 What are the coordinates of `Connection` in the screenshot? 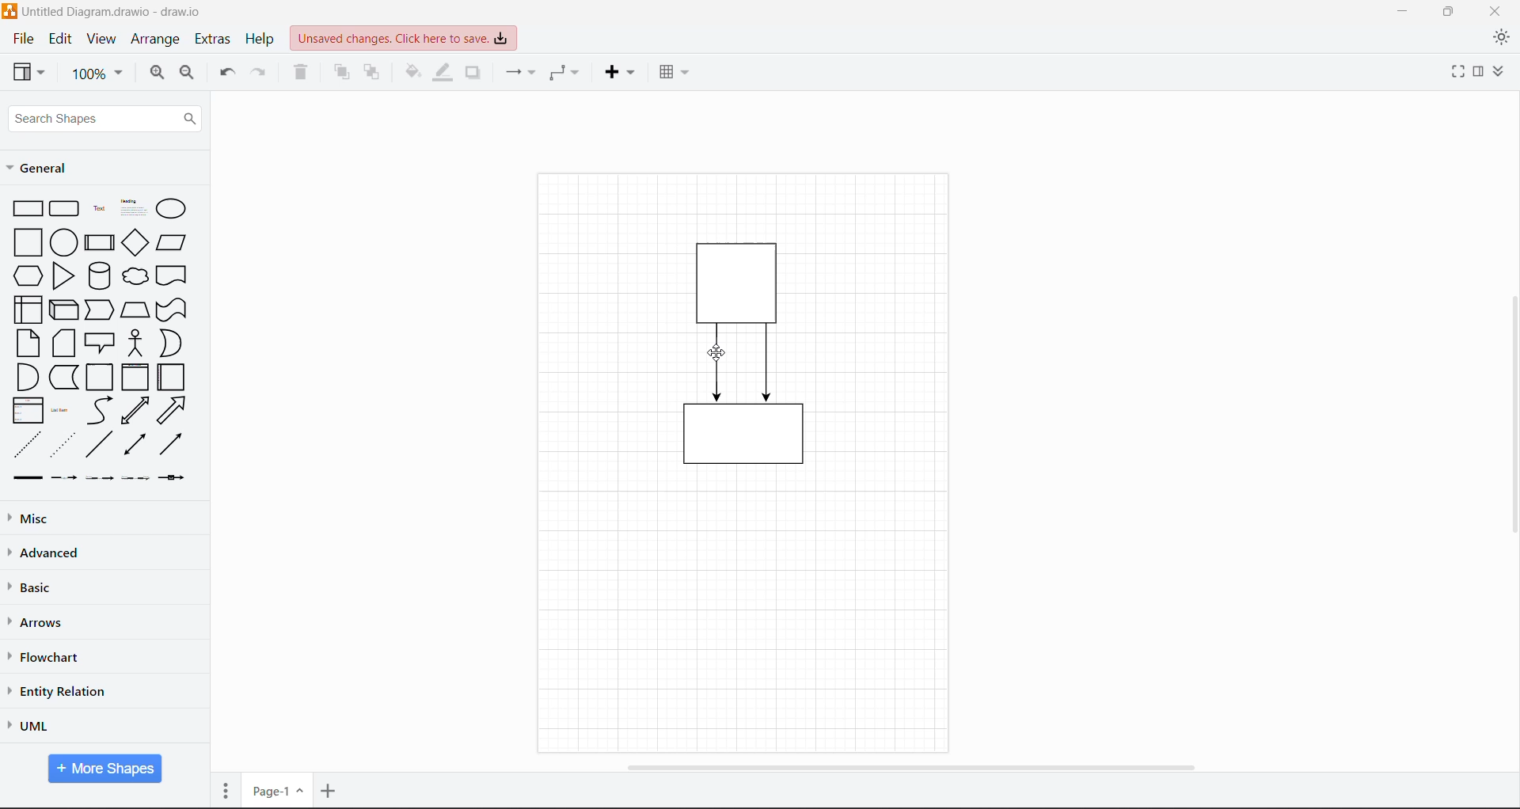 It's located at (519, 72).